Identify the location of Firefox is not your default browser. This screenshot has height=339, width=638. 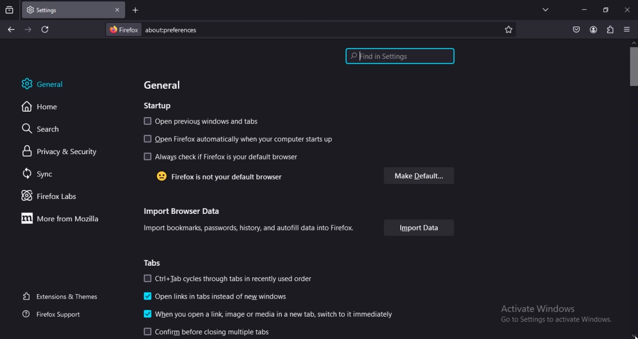
(218, 176).